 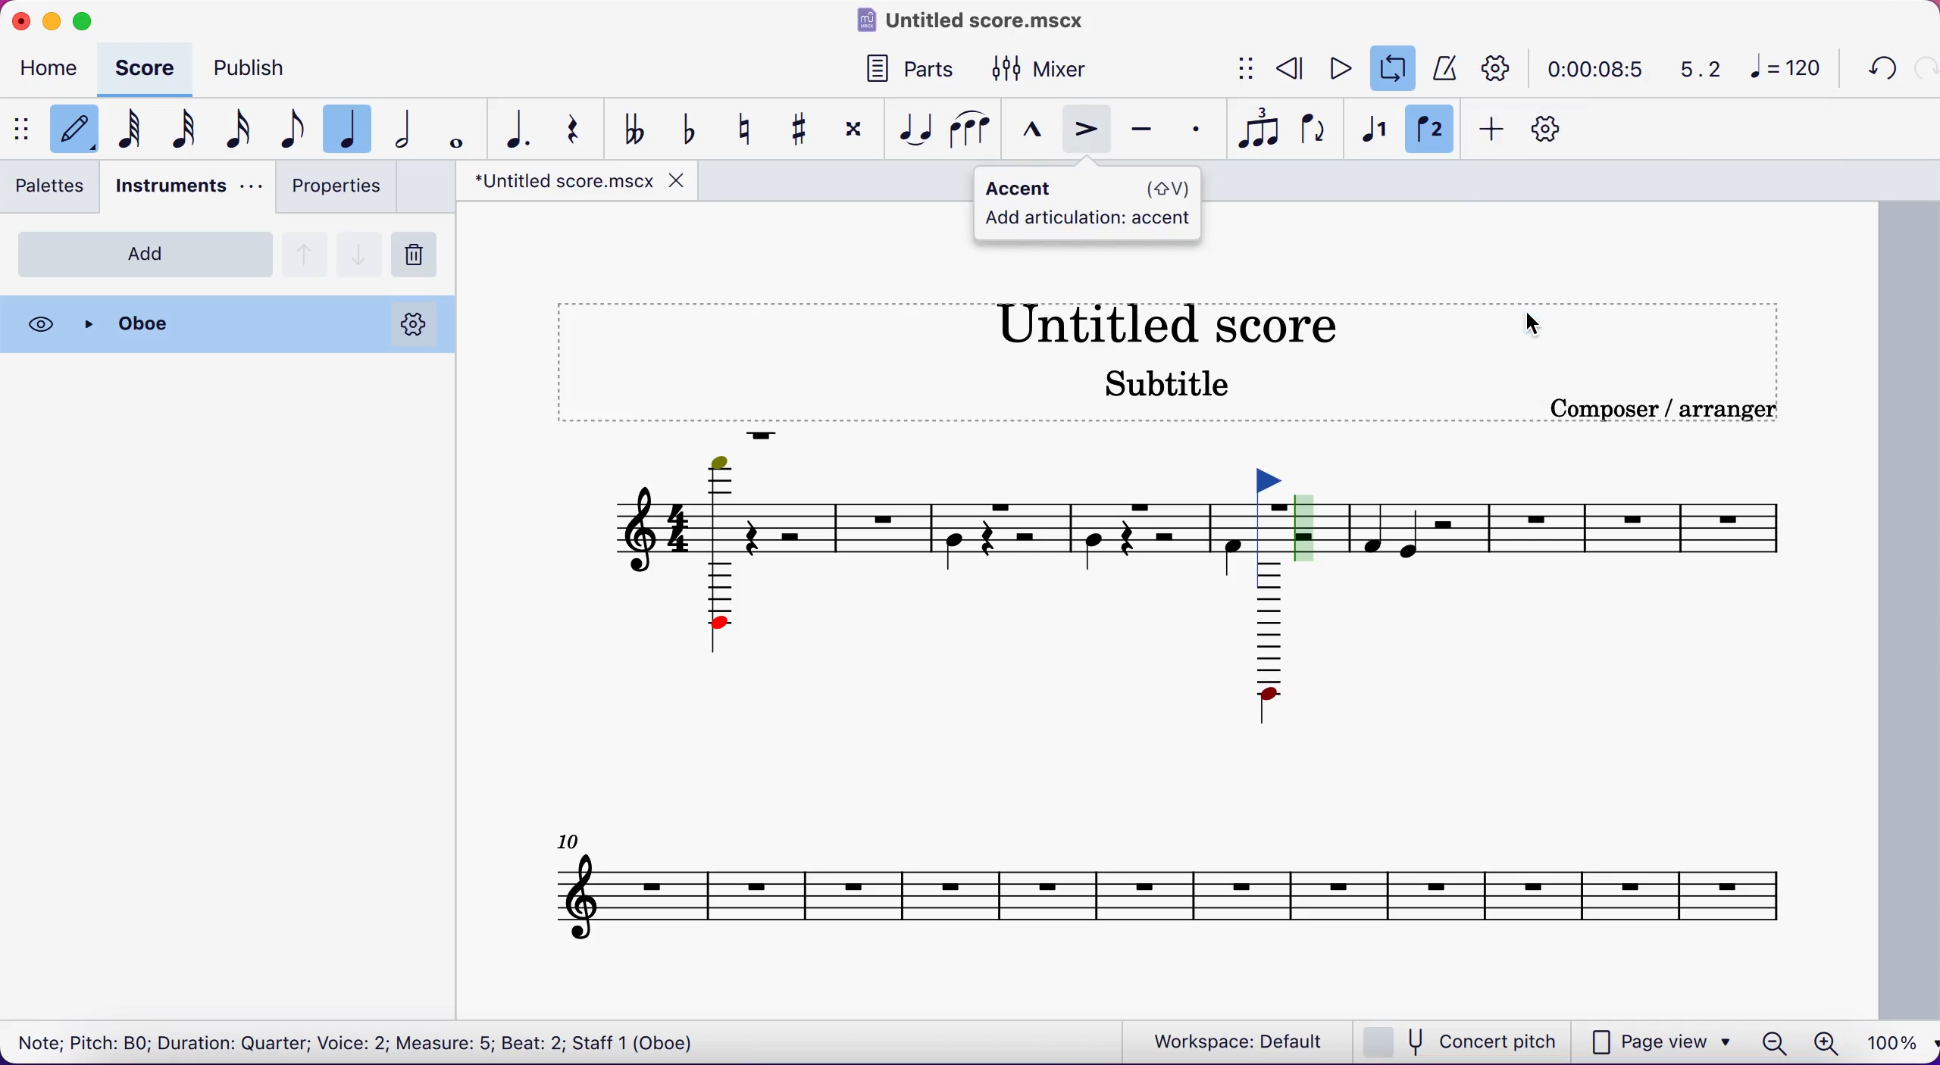 What do you see at coordinates (1090, 201) in the screenshot?
I see `accent add articulation accen` at bounding box center [1090, 201].